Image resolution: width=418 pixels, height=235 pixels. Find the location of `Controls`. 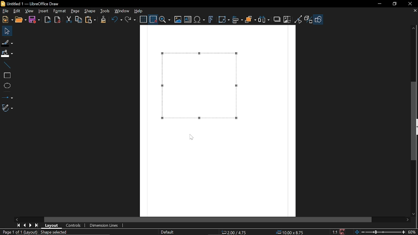

Controls is located at coordinates (73, 226).